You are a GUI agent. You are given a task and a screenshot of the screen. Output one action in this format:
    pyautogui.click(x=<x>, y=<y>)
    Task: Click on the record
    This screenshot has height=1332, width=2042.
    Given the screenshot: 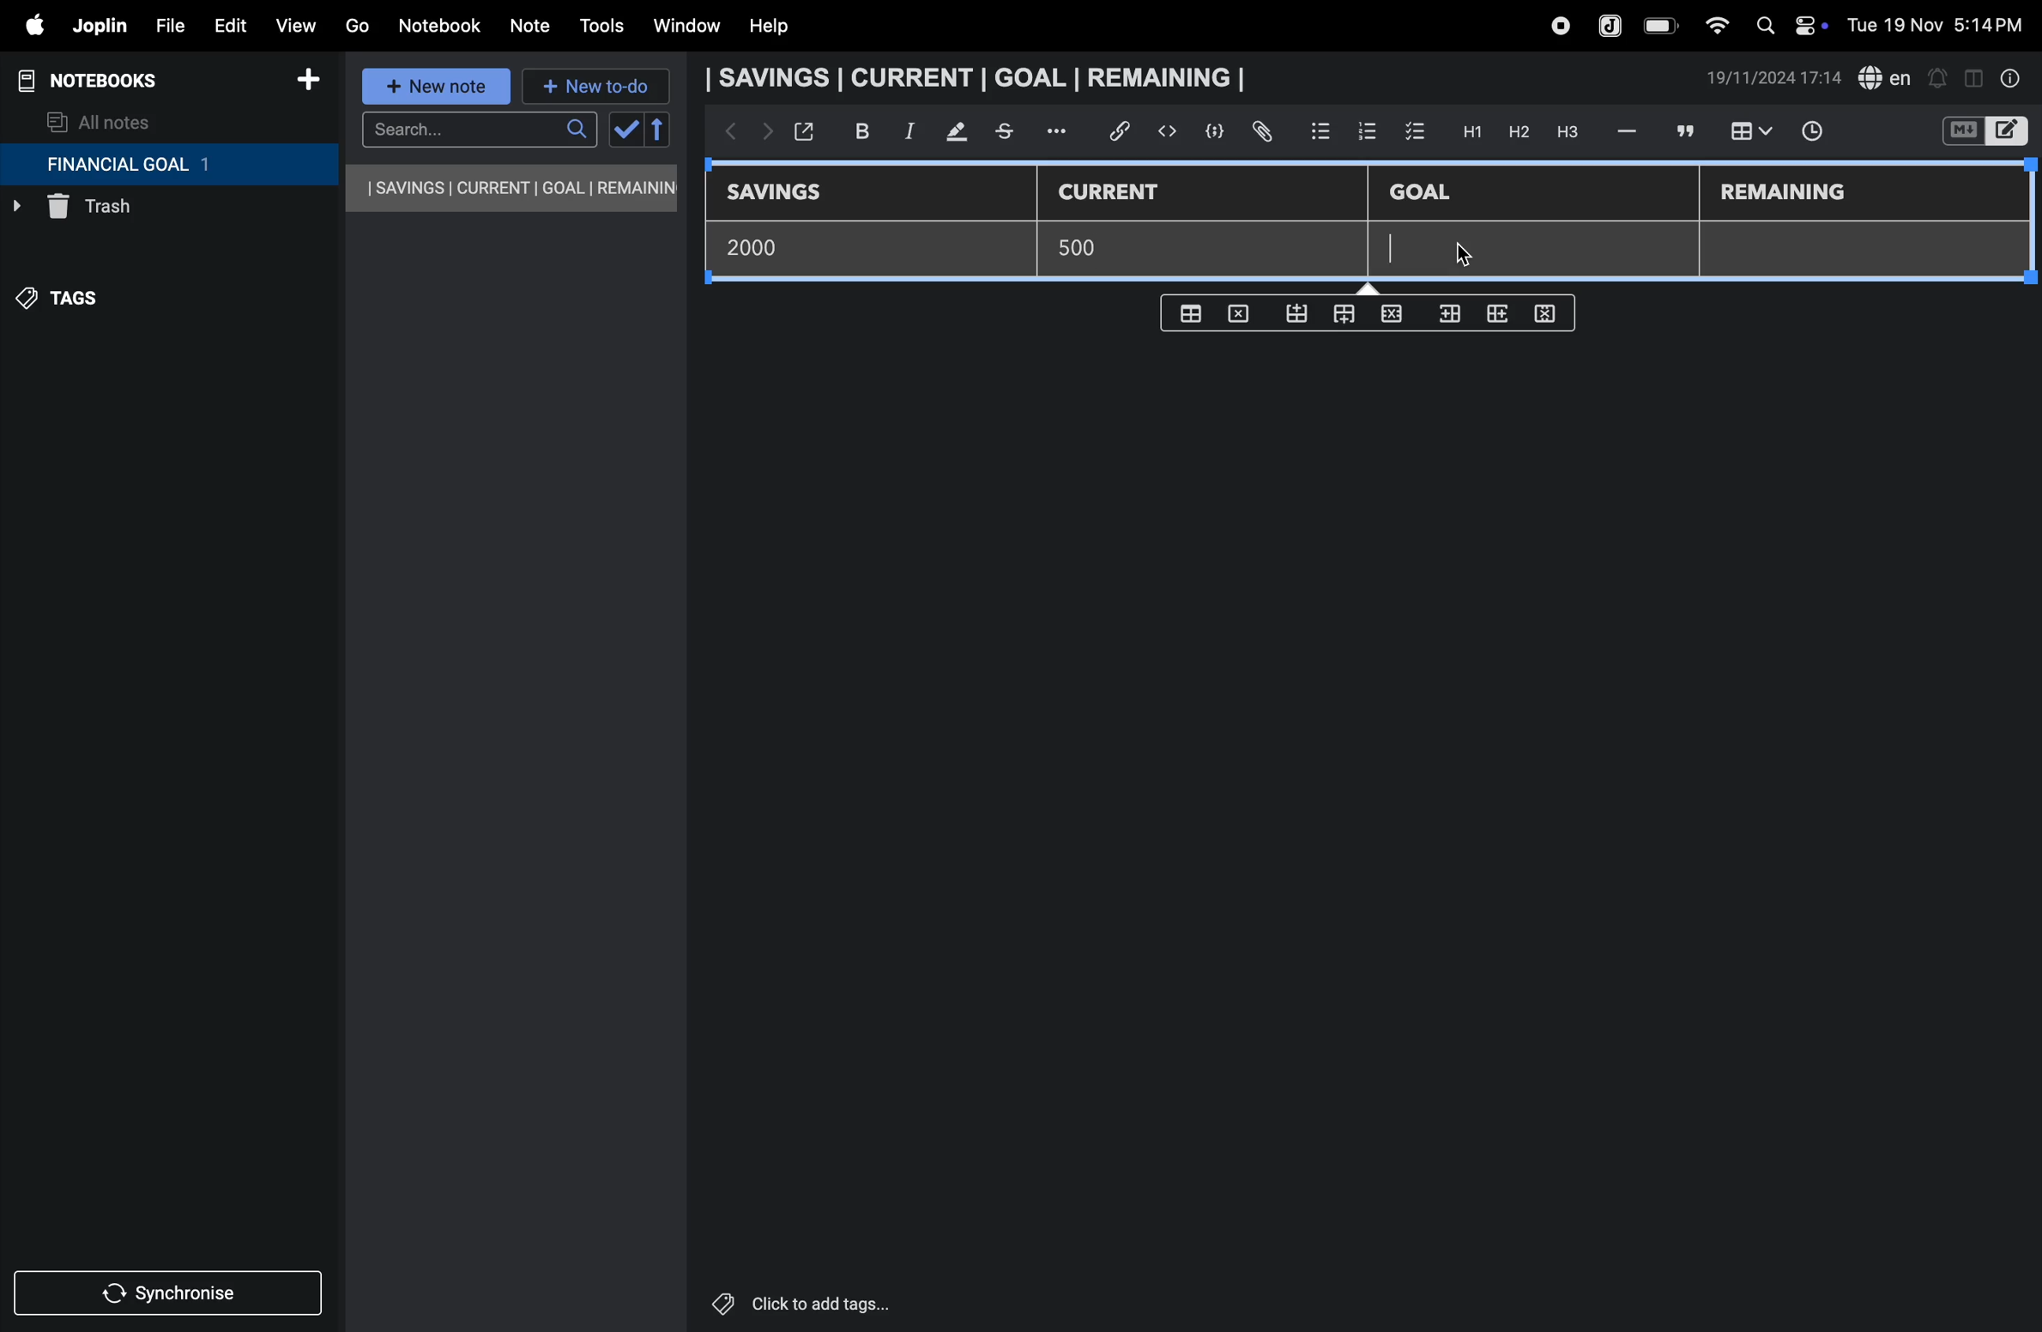 What is the action you would take?
    pyautogui.click(x=1559, y=26)
    